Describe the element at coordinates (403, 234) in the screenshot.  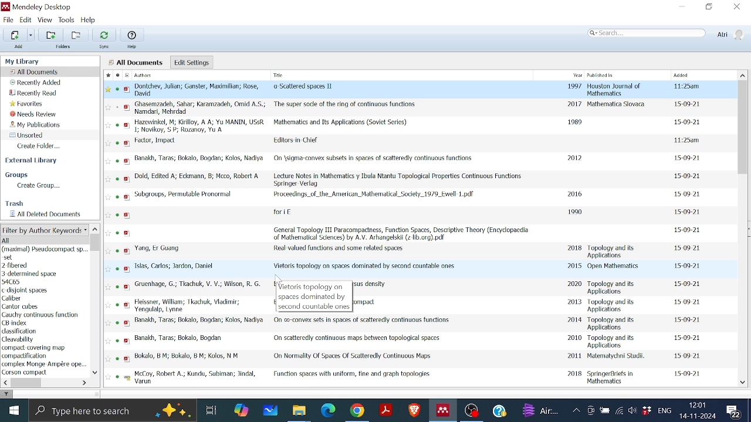
I see `Title` at that location.